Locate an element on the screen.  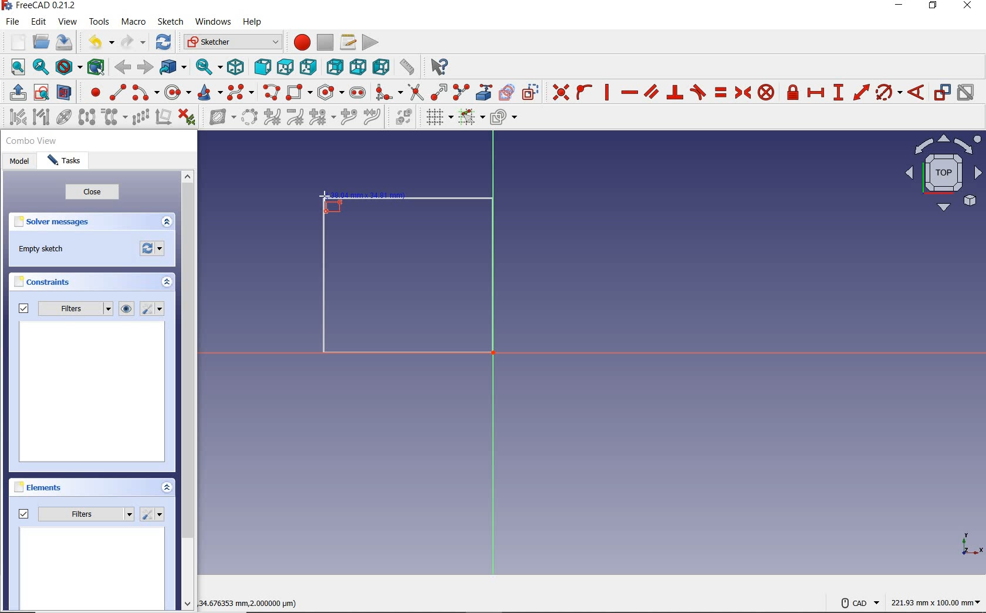
view is located at coordinates (68, 22).